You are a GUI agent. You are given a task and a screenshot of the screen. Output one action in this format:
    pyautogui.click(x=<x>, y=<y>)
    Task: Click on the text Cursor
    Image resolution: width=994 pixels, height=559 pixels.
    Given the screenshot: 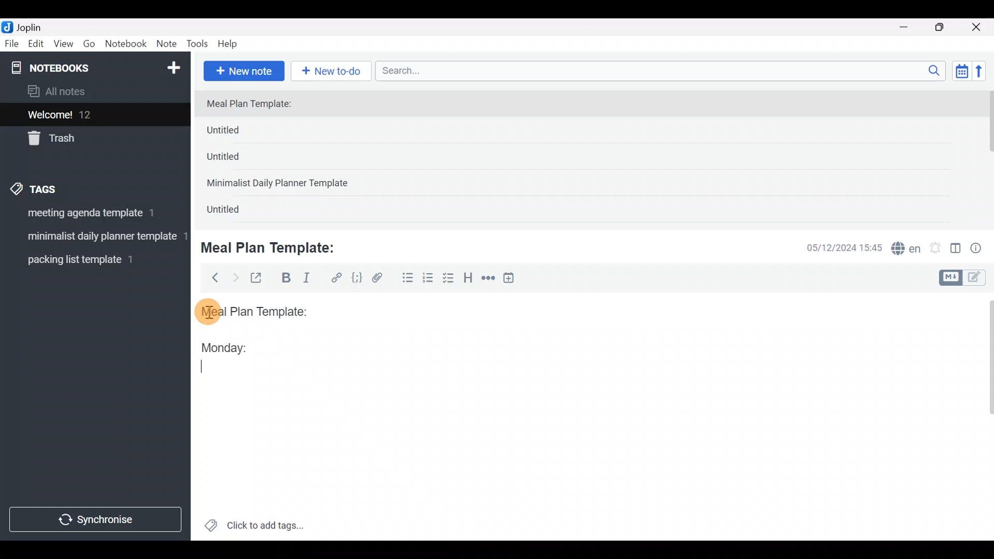 What is the action you would take?
    pyautogui.click(x=214, y=367)
    